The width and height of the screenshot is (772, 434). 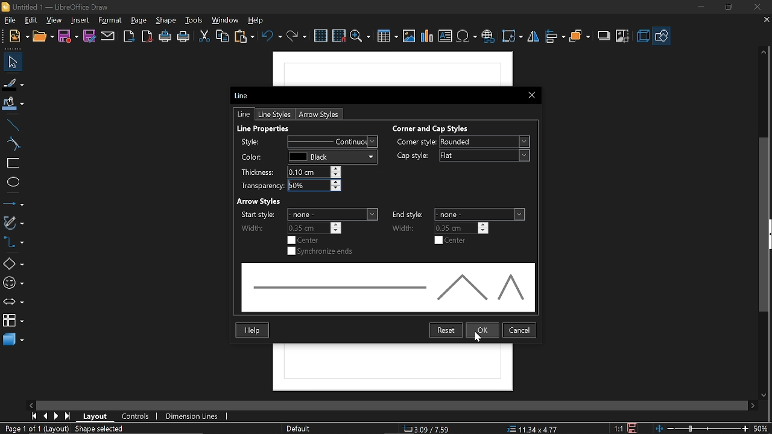 What do you see at coordinates (661, 35) in the screenshot?
I see `shapes` at bounding box center [661, 35].